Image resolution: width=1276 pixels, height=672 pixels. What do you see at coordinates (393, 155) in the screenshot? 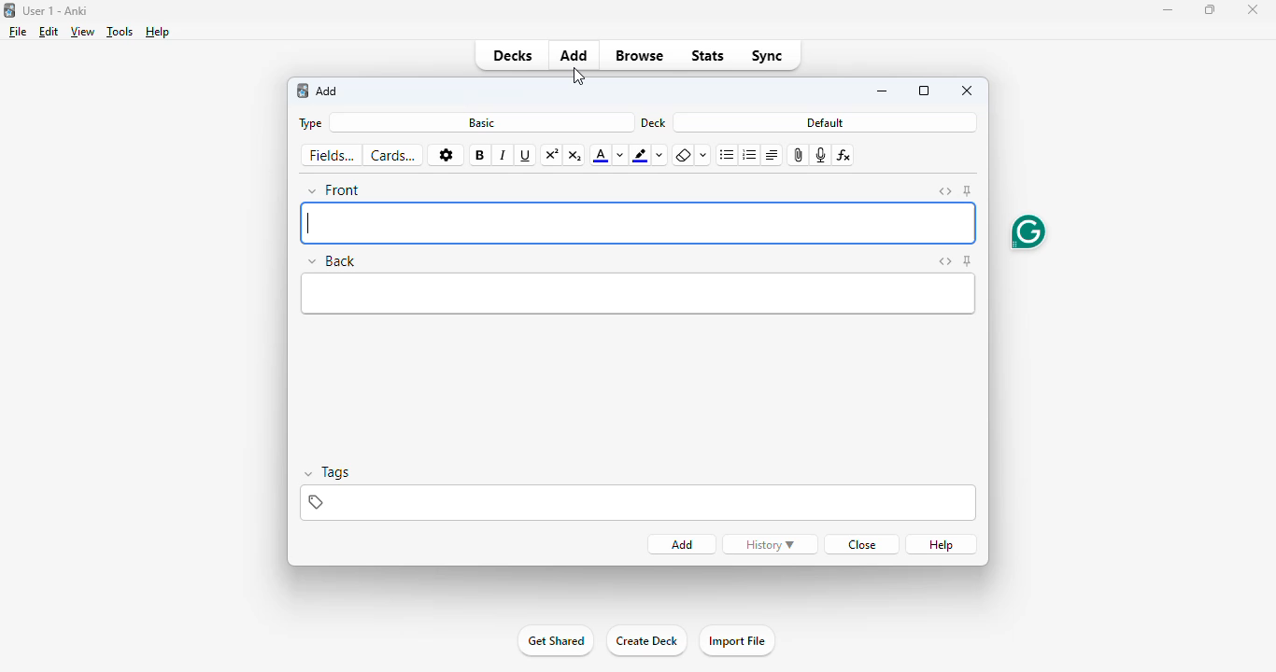
I see `cards` at bounding box center [393, 155].